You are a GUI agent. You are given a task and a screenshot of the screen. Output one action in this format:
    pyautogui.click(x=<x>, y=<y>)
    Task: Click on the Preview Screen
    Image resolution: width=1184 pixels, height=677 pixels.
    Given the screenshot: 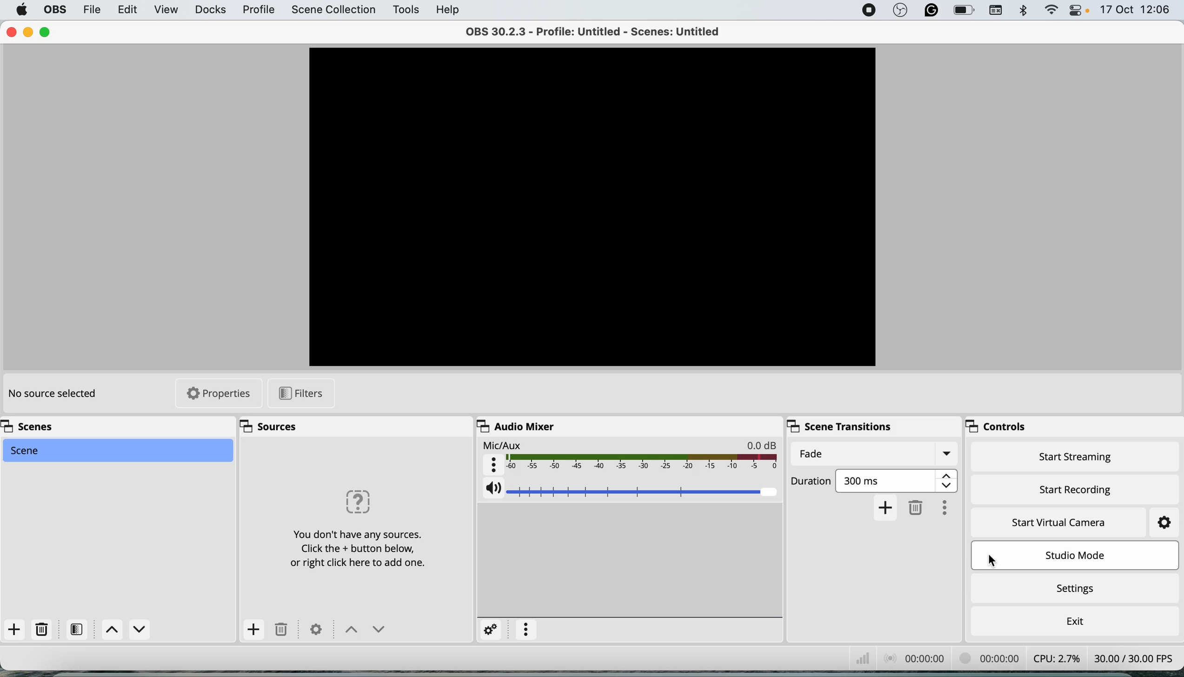 What is the action you would take?
    pyautogui.click(x=593, y=205)
    